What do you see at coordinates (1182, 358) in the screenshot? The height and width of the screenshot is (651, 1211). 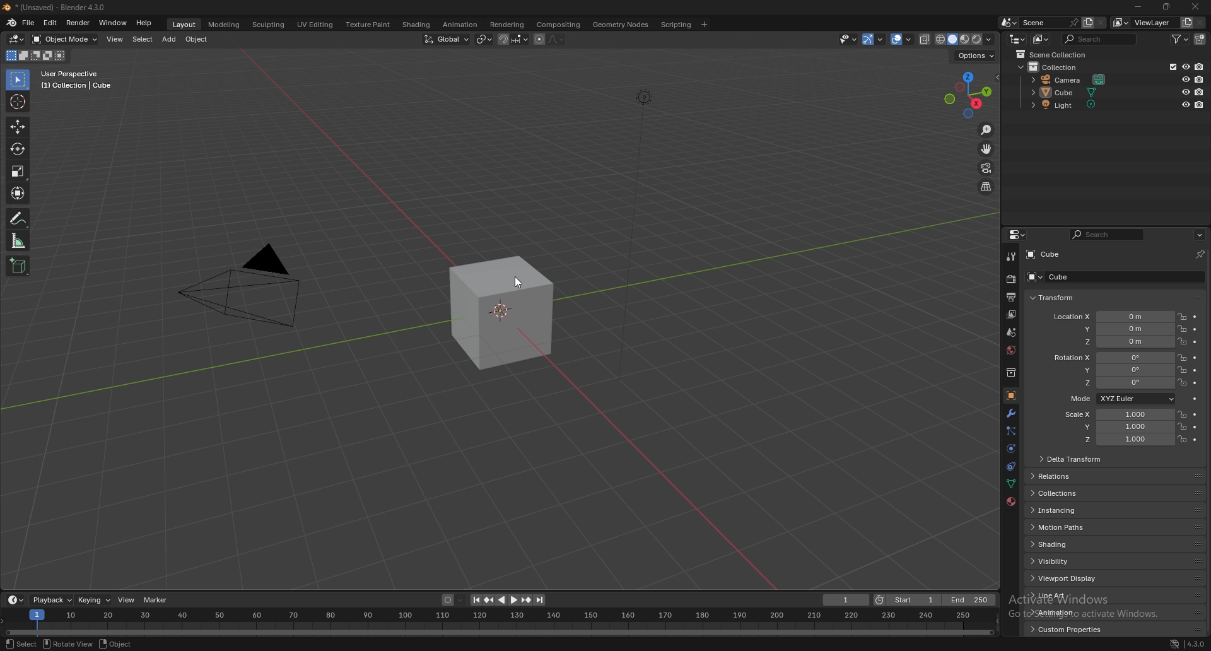 I see `lock` at bounding box center [1182, 358].